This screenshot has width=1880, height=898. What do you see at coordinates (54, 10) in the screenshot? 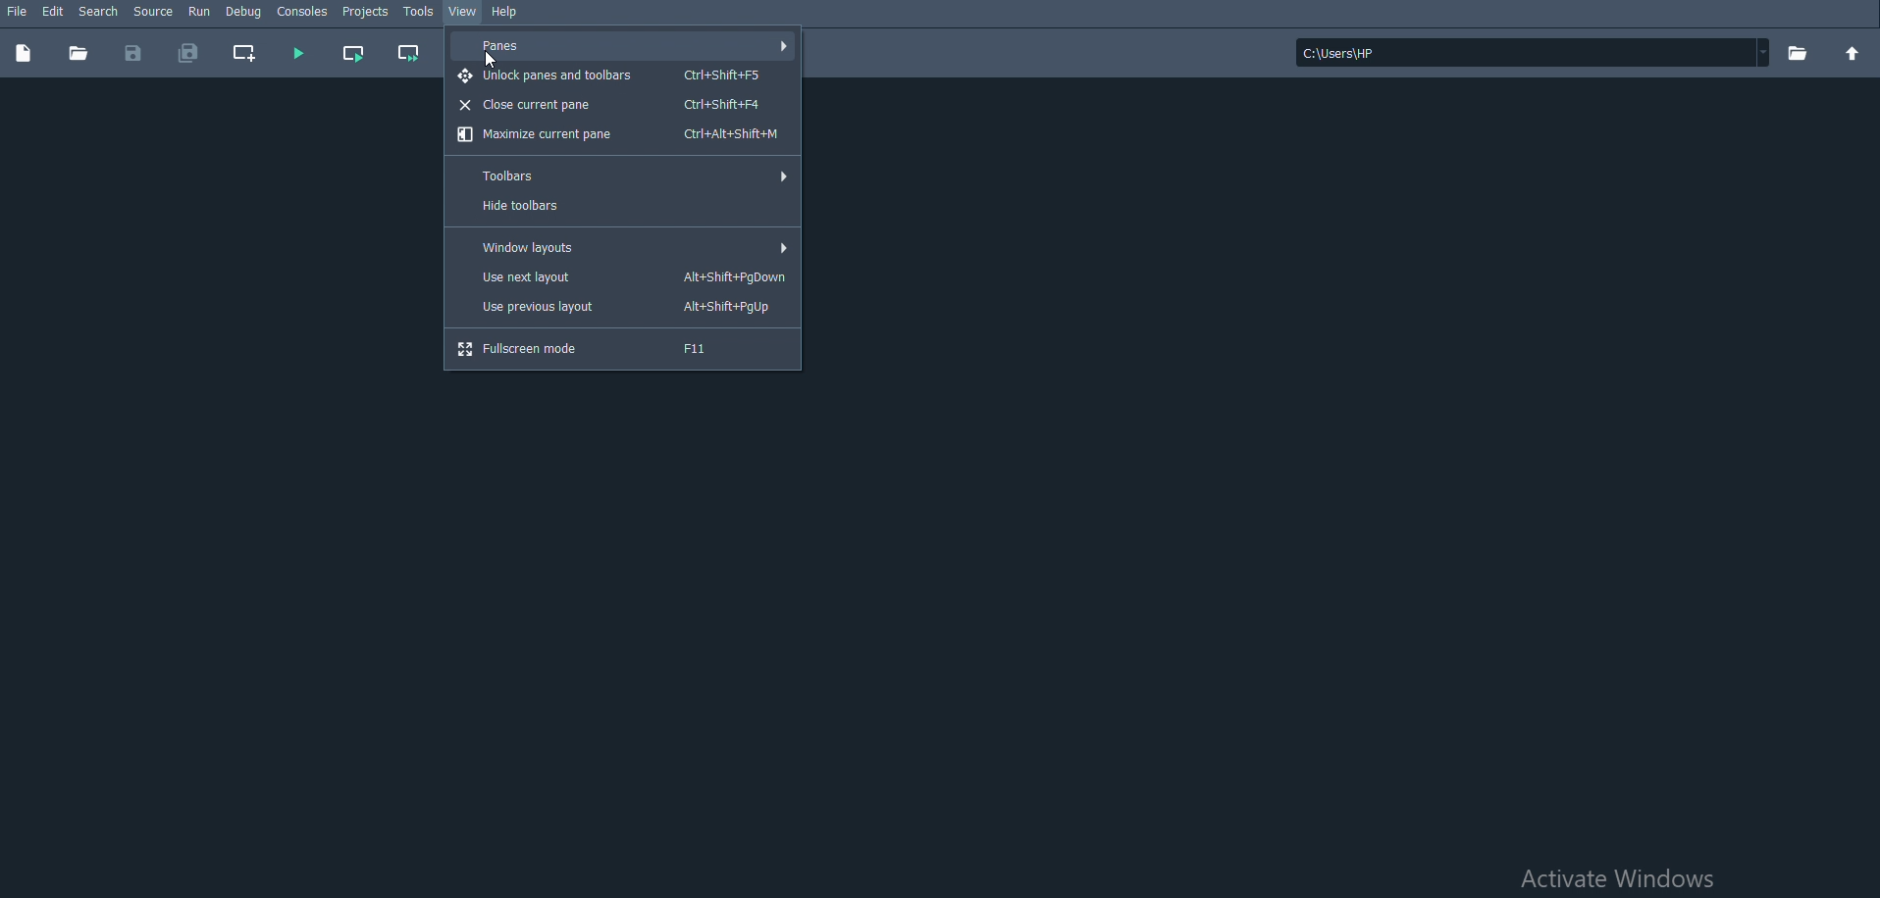
I see `Edit` at bounding box center [54, 10].